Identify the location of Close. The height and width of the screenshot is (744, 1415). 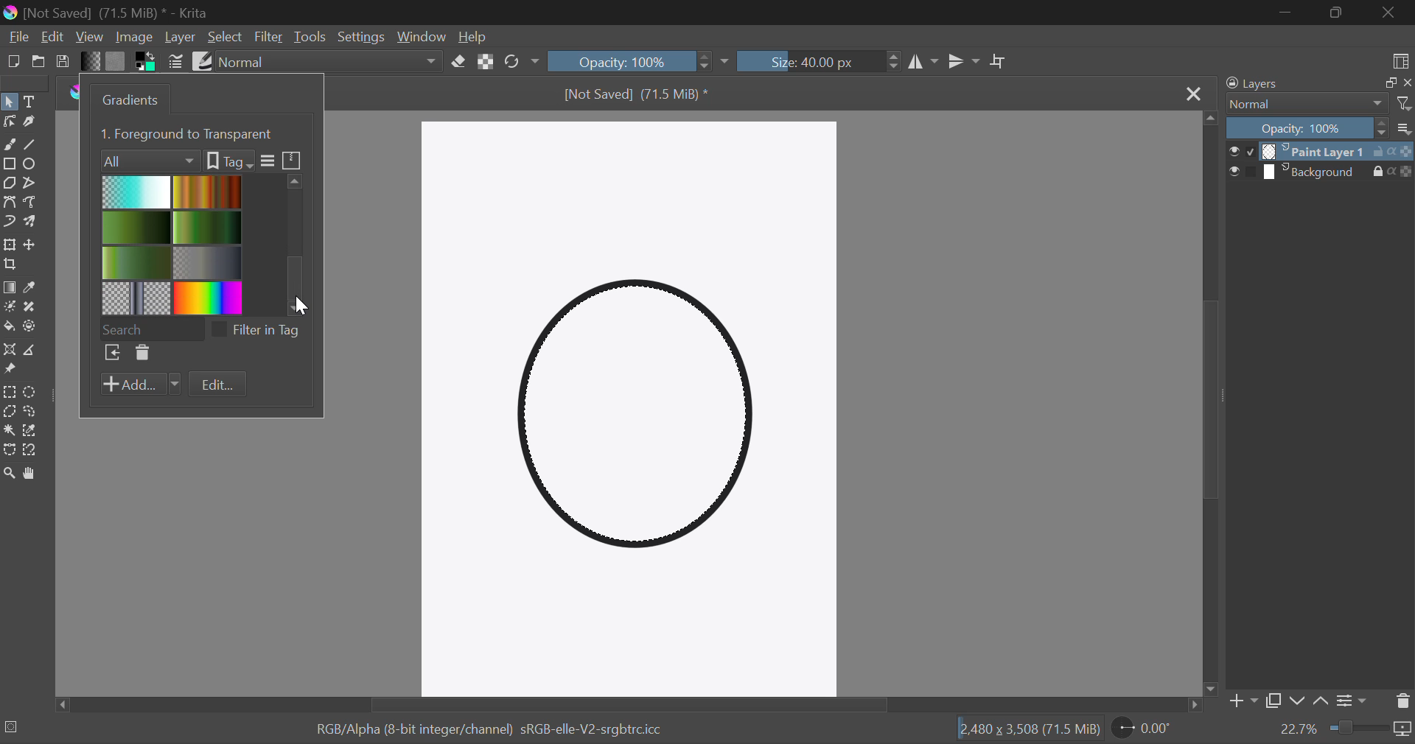
(1392, 13).